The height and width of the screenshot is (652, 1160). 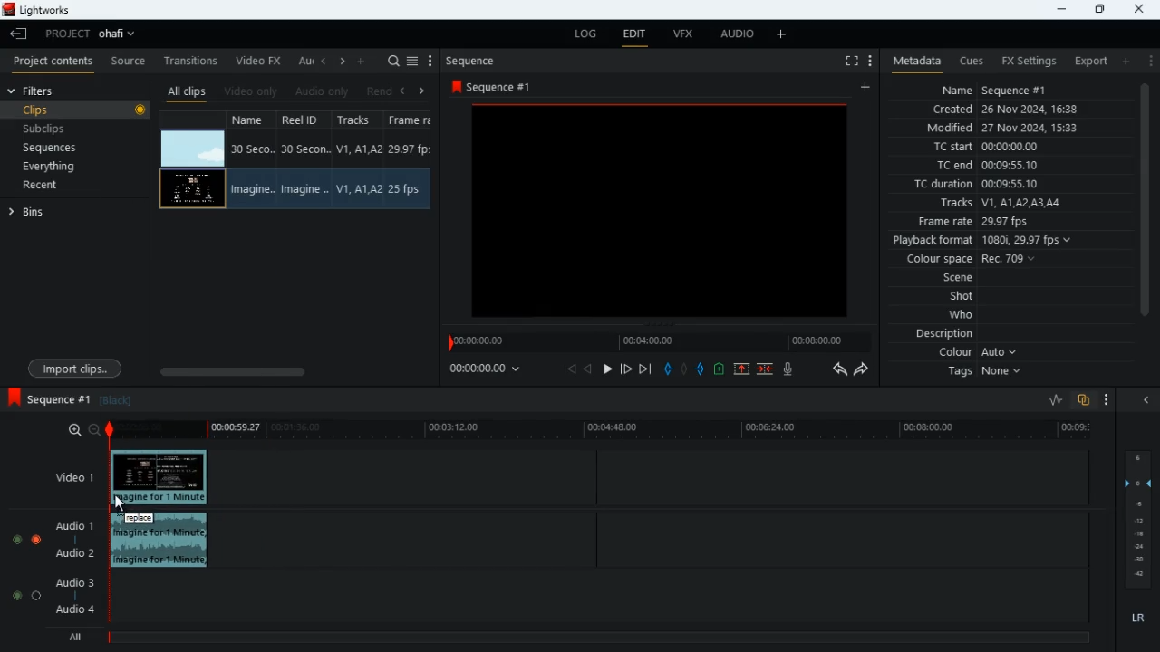 What do you see at coordinates (69, 129) in the screenshot?
I see `subclips` at bounding box center [69, 129].